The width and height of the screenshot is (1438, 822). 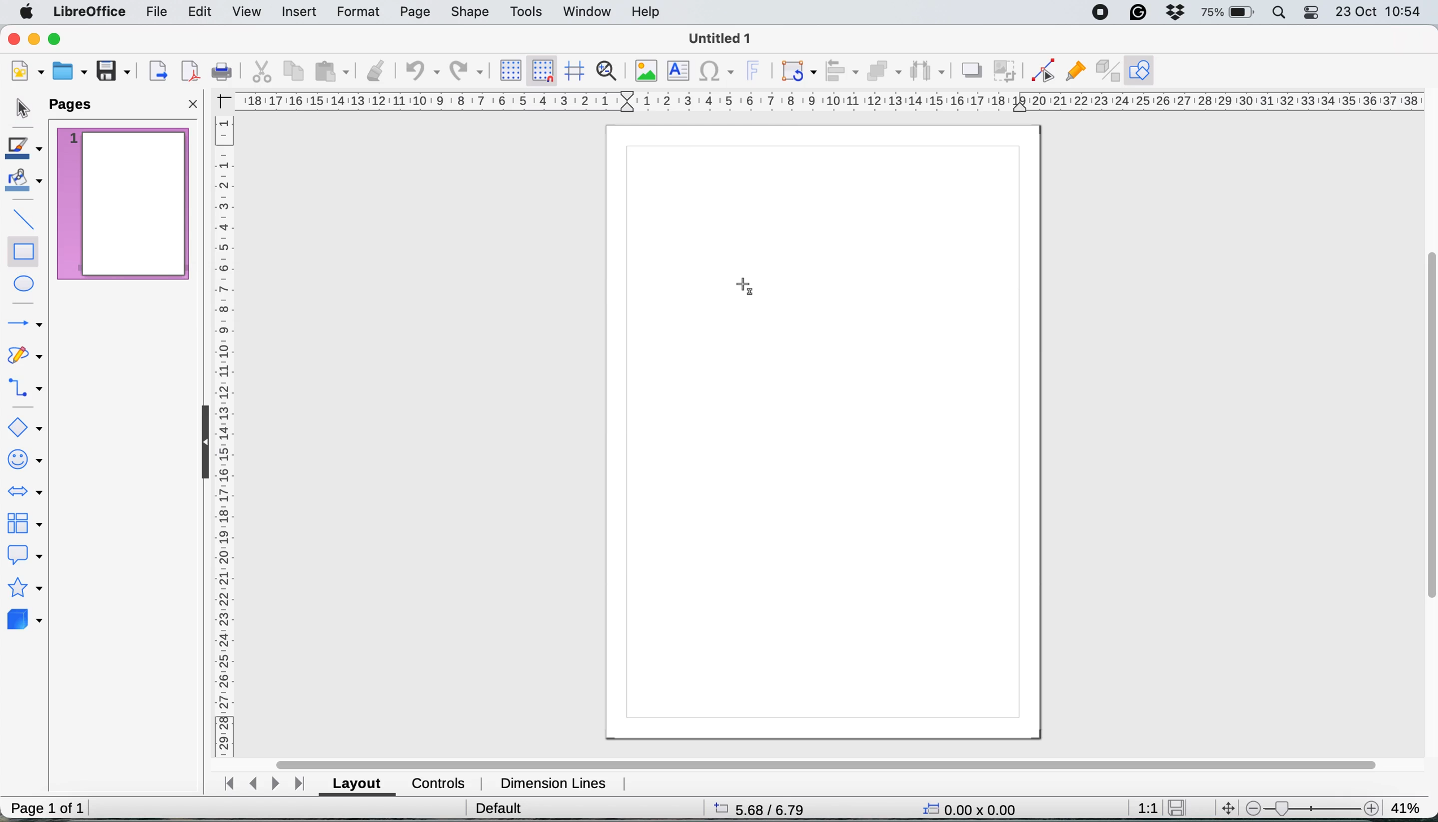 I want to click on horizontal scroll bar, so click(x=827, y=758).